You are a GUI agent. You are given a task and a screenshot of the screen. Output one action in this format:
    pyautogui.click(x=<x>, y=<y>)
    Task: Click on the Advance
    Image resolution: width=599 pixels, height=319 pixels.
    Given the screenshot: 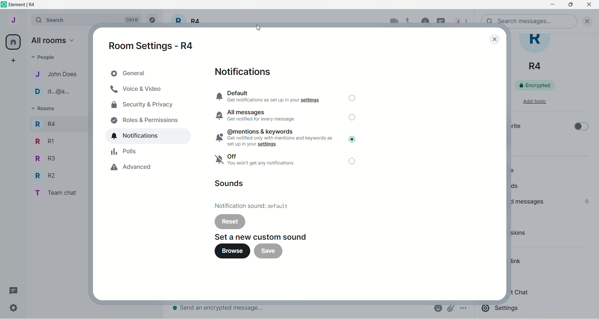 What is the action you would take?
    pyautogui.click(x=142, y=168)
    